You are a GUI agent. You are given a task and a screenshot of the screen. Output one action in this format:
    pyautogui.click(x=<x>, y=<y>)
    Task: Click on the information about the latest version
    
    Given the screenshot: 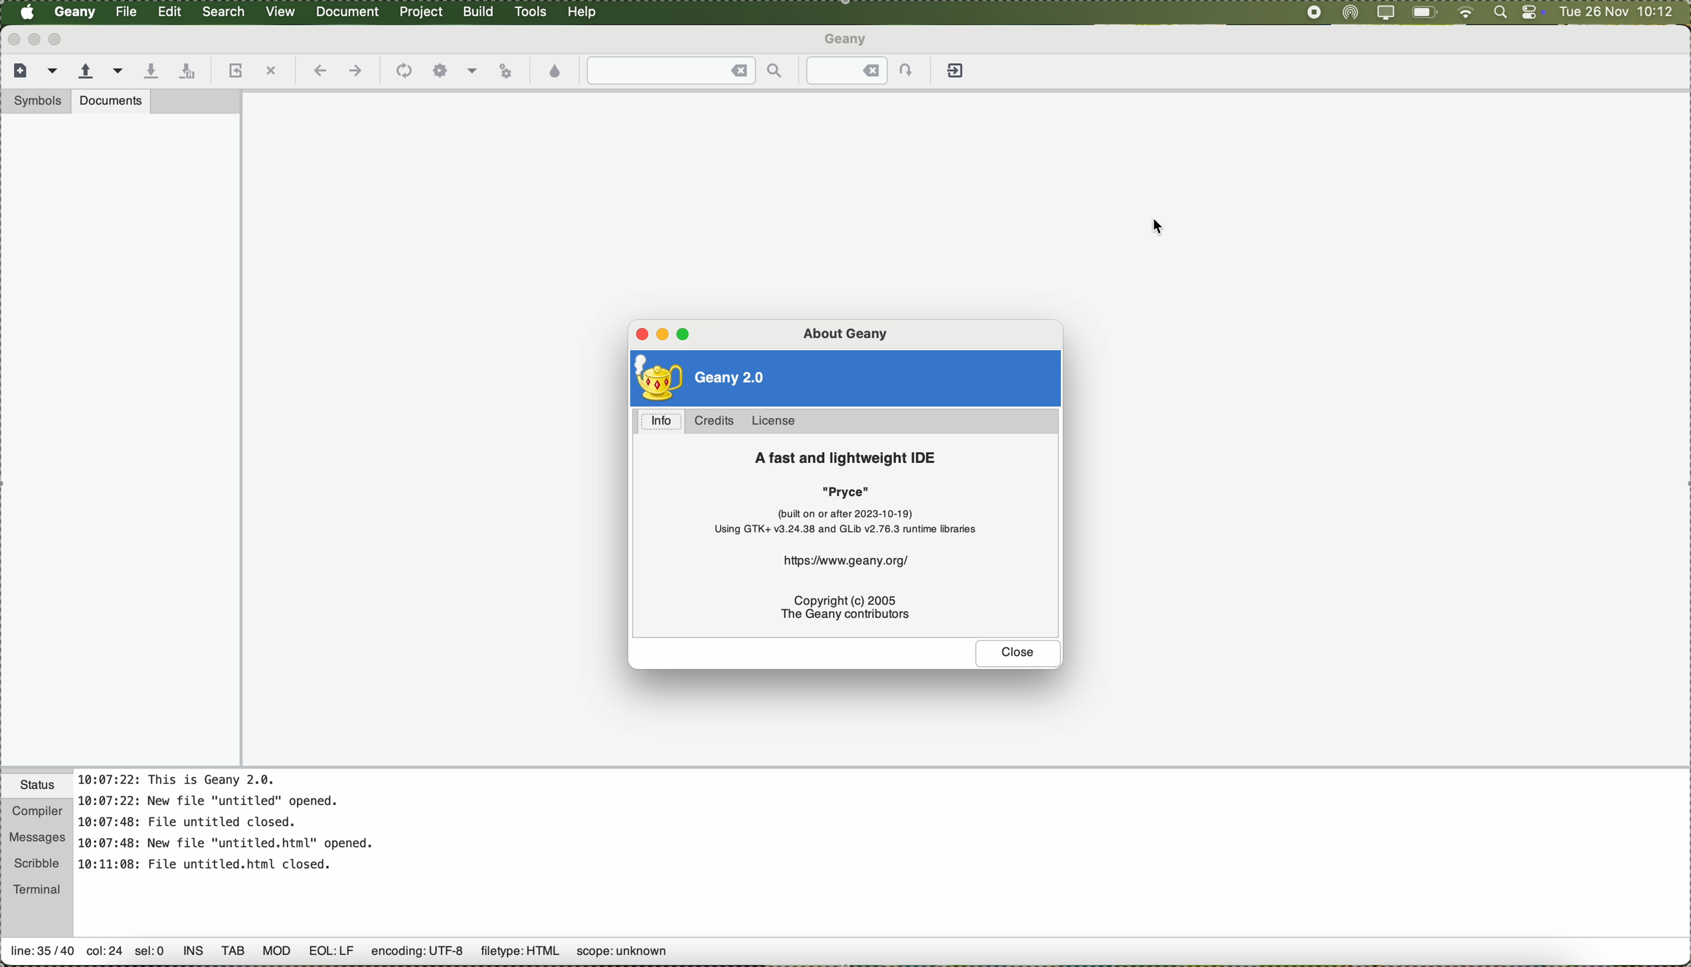 What is the action you would take?
    pyautogui.click(x=856, y=539)
    